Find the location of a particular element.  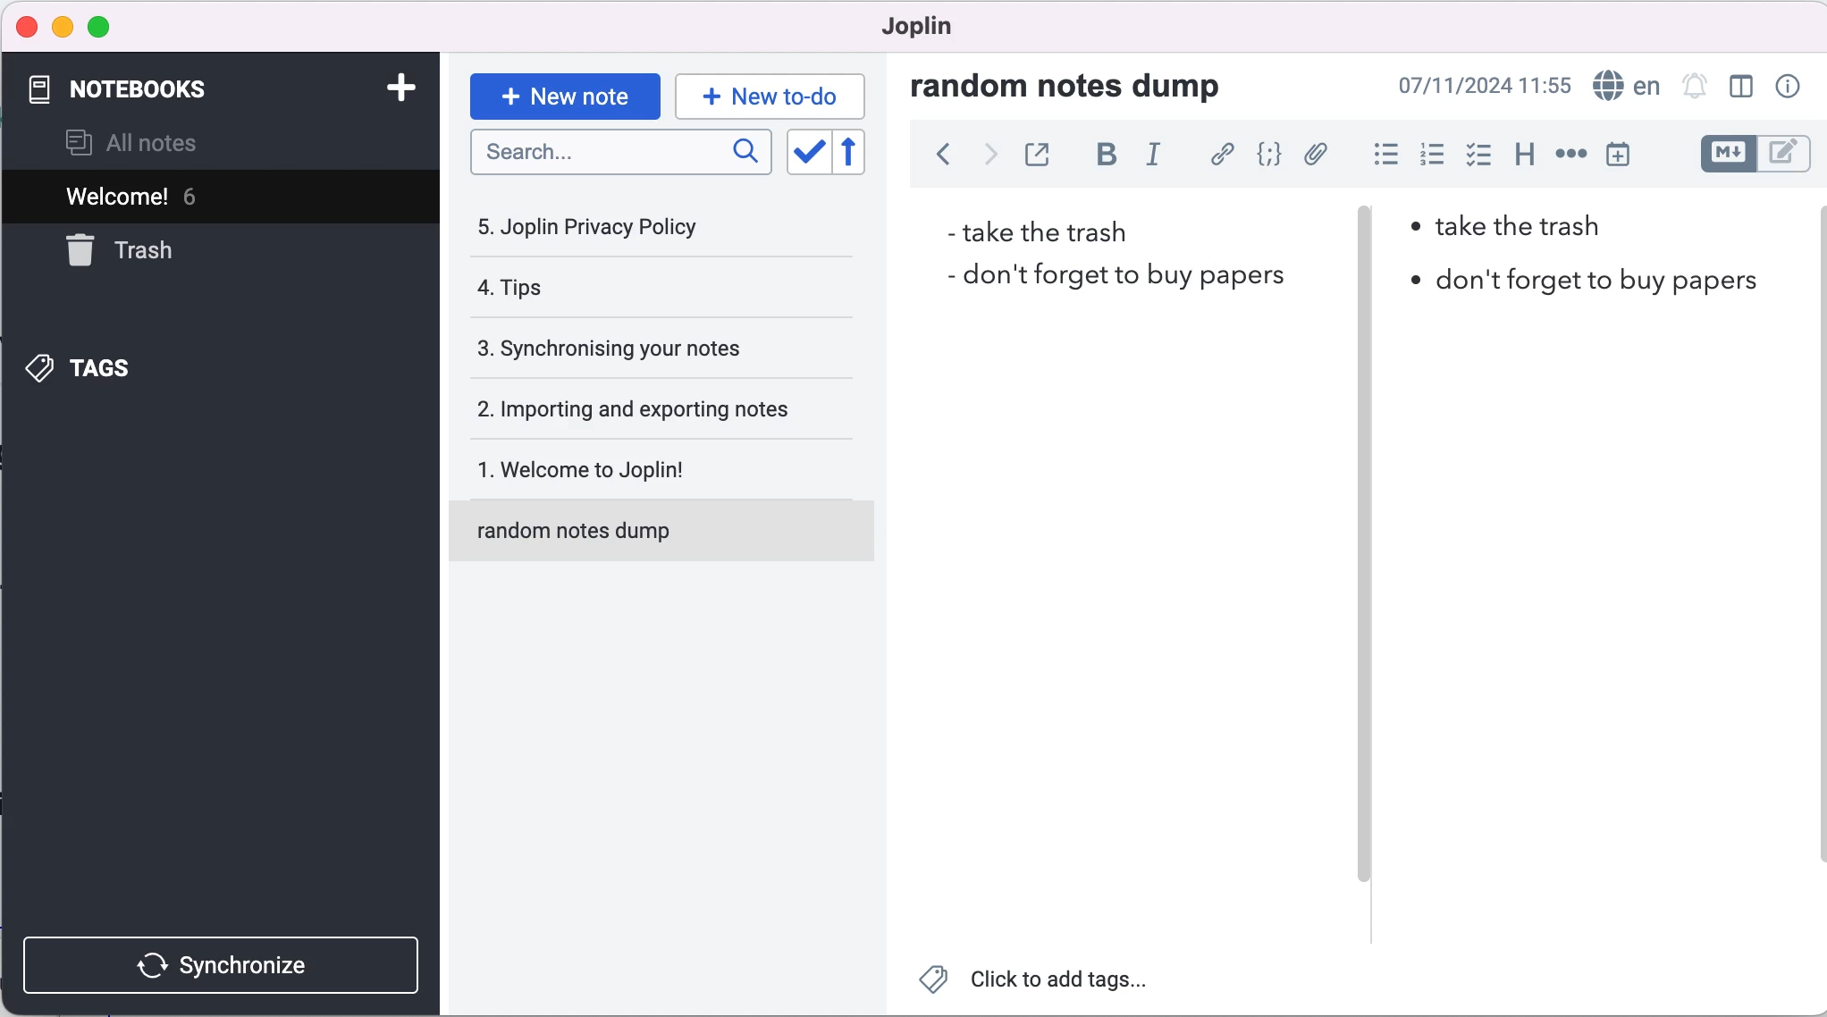

minimize is located at coordinates (62, 28).